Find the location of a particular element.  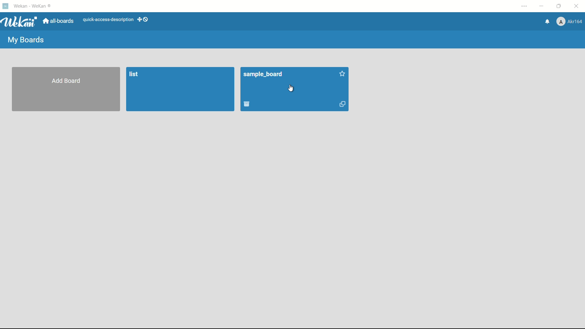

settings and more is located at coordinates (524, 6).